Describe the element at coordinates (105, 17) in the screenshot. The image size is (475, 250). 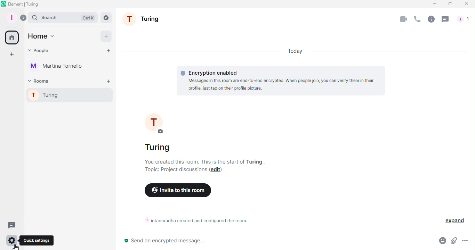
I see `Search rooms` at that location.